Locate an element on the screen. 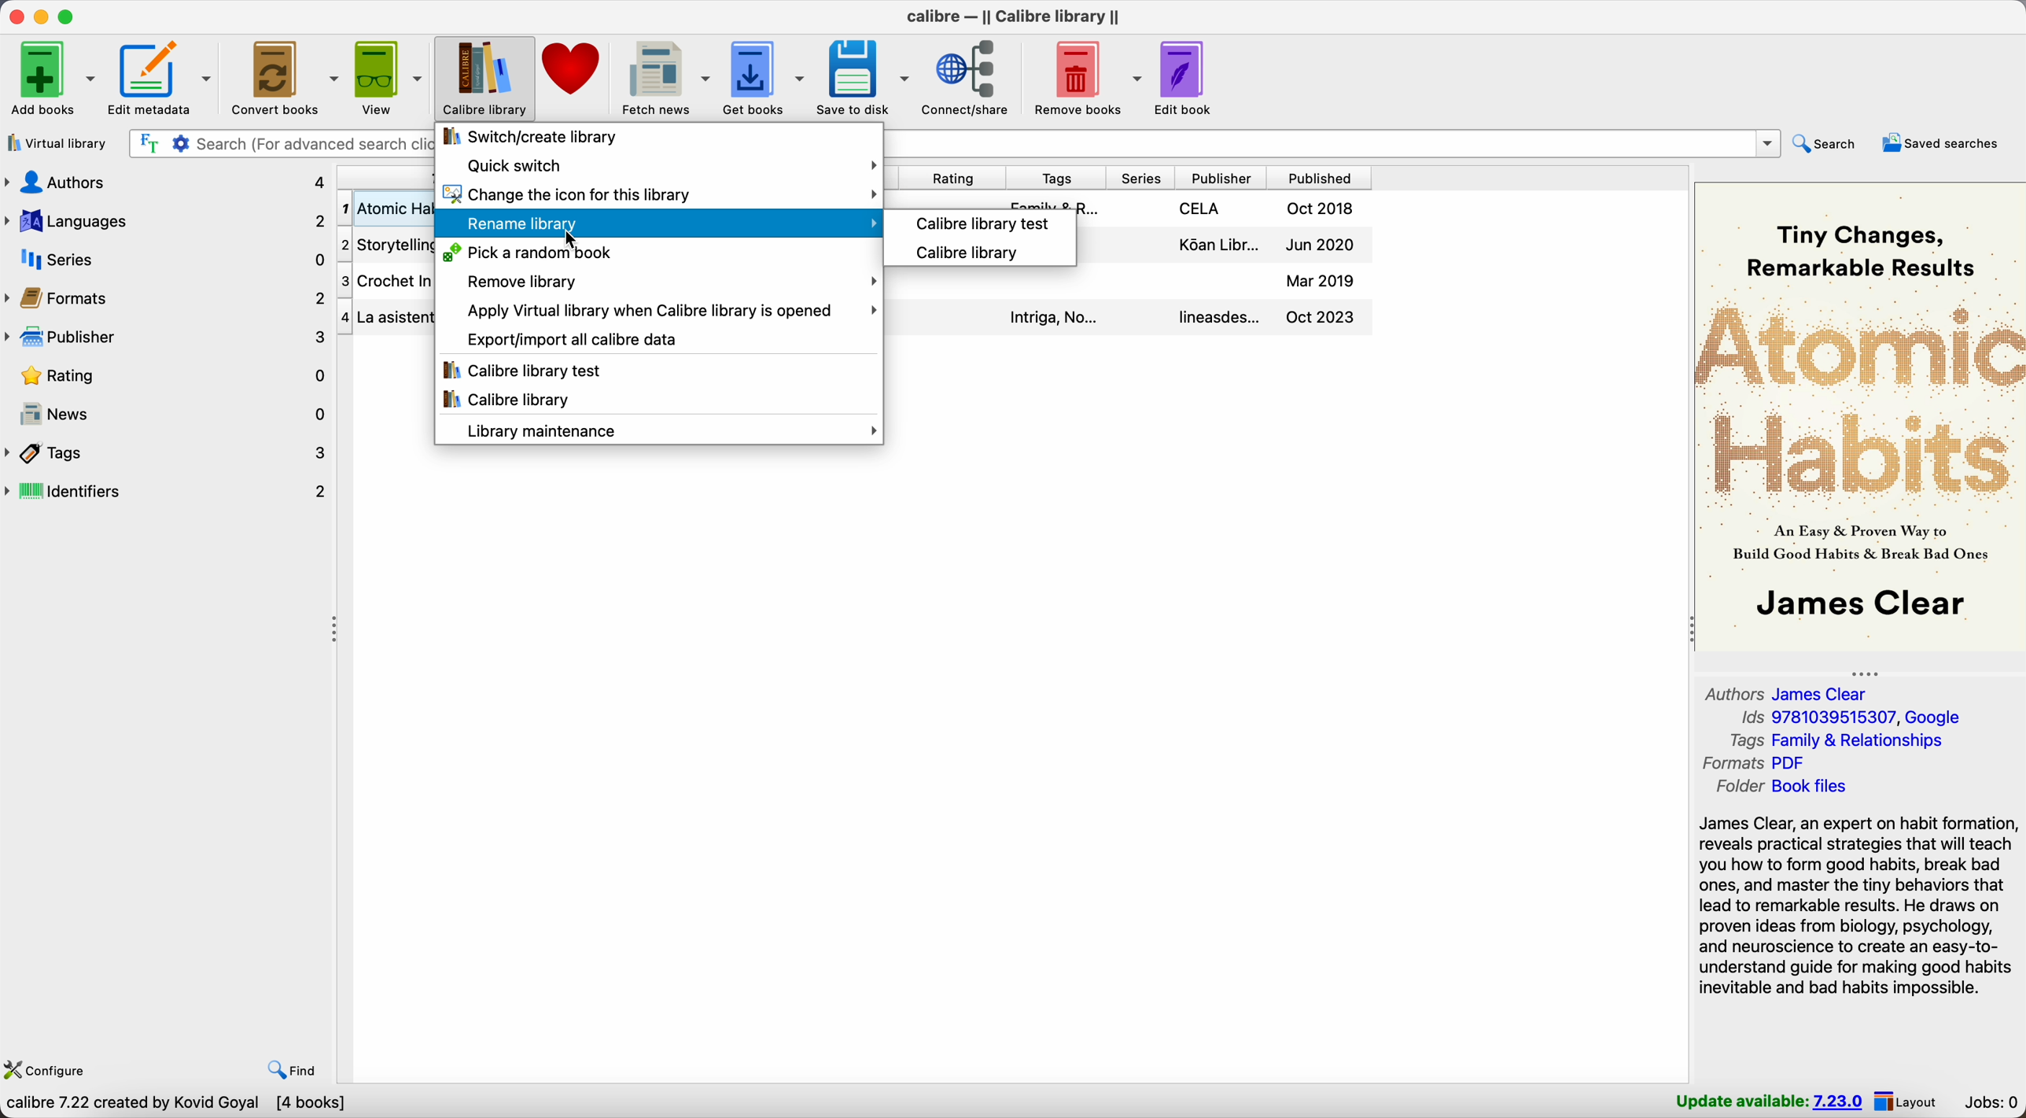 The image size is (2026, 1118). Atomic Habits details book is located at coordinates (1129, 201).